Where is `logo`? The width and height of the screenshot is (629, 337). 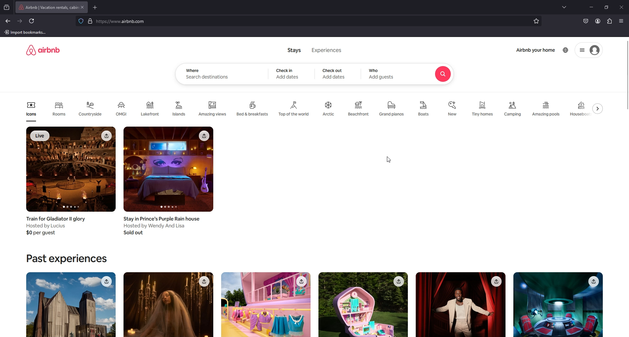 logo is located at coordinates (43, 50).